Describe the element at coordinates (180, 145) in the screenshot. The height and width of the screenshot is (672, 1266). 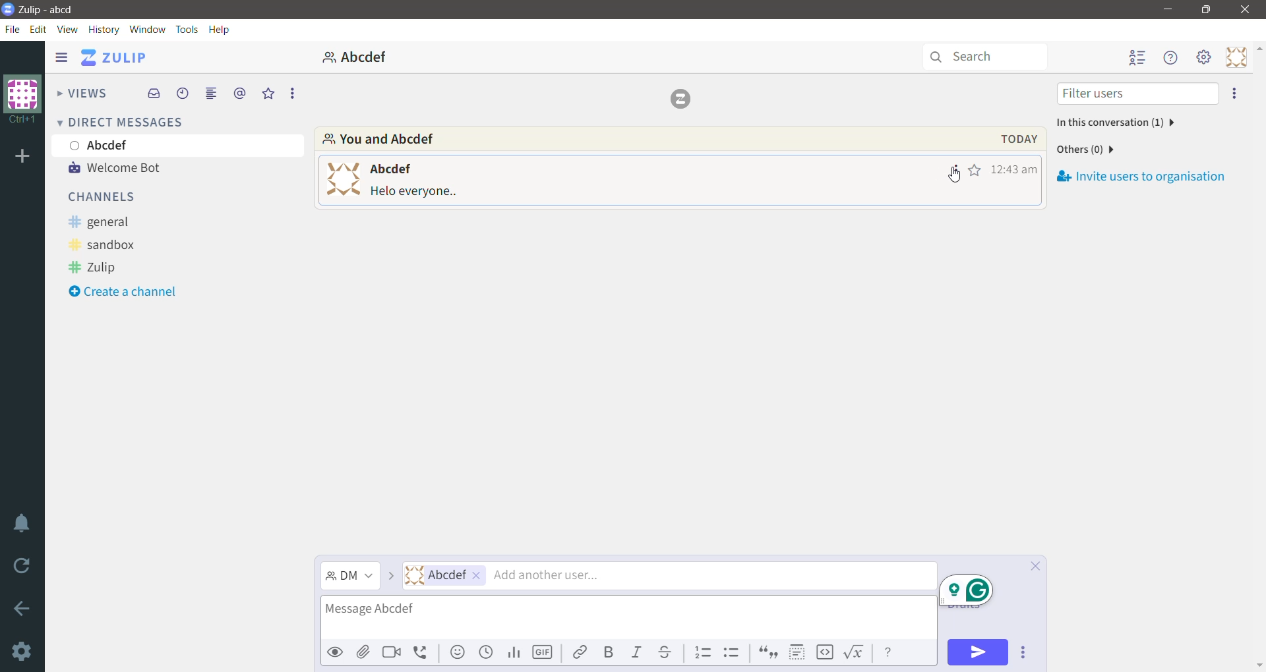
I see `User` at that location.